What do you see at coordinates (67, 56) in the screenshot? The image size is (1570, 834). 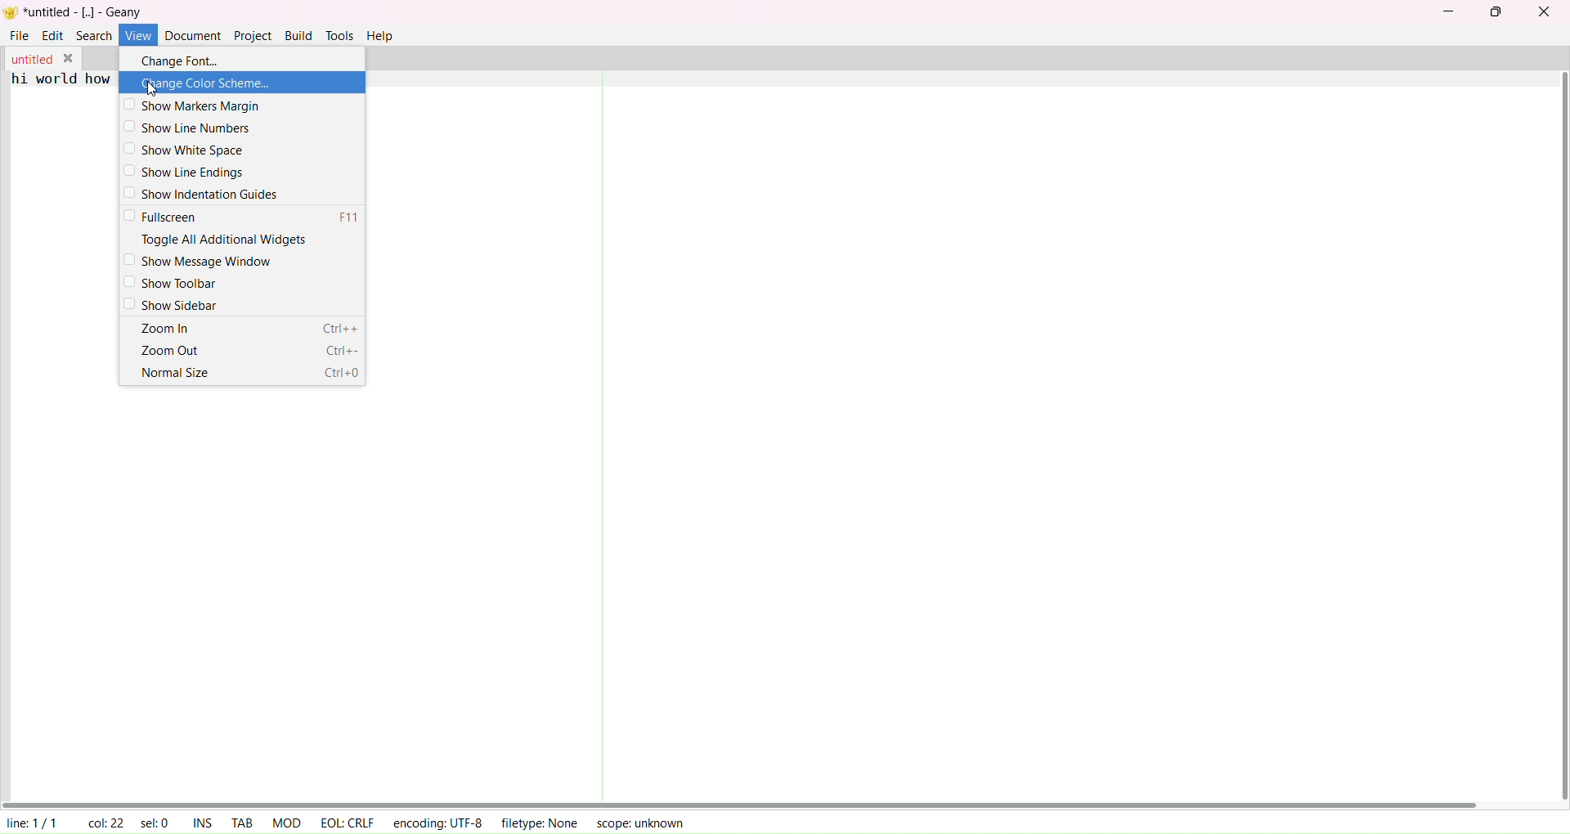 I see `close tab` at bounding box center [67, 56].